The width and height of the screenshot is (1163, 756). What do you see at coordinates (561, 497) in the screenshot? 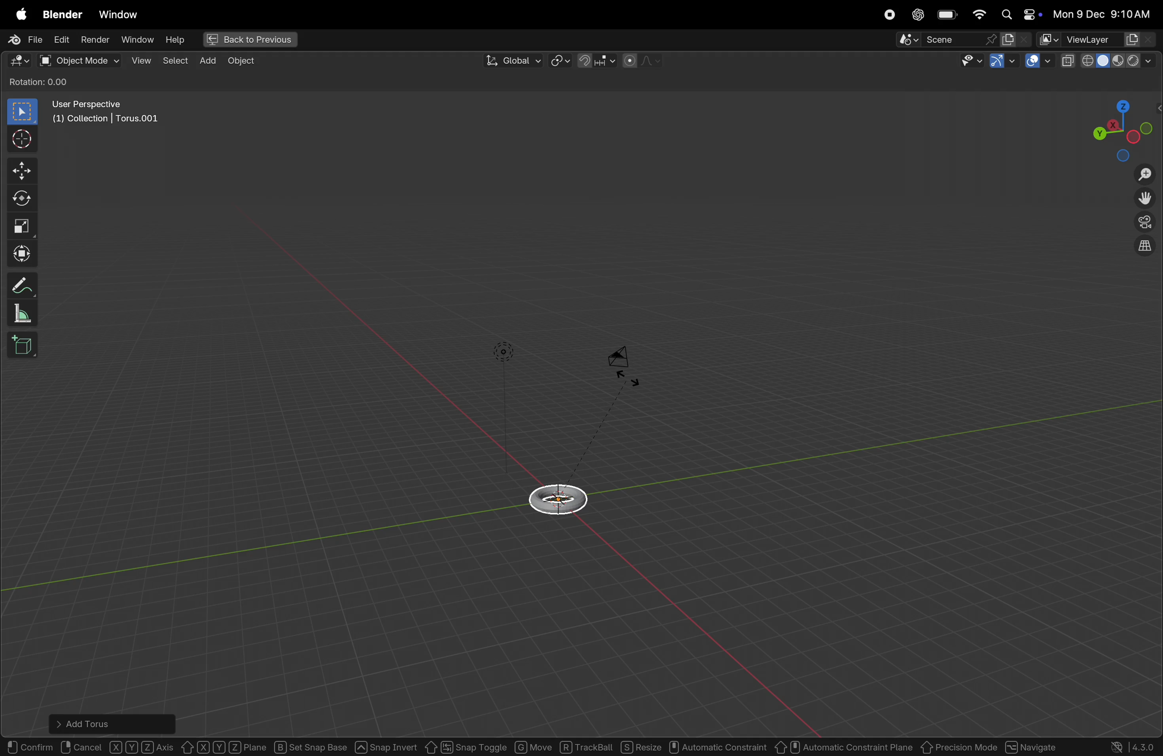
I see `torus` at bounding box center [561, 497].